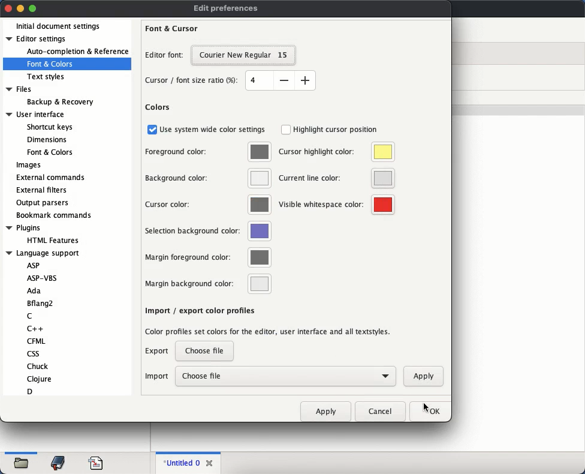 The image size is (585, 474). I want to click on cursor font size ratio, so click(194, 82).